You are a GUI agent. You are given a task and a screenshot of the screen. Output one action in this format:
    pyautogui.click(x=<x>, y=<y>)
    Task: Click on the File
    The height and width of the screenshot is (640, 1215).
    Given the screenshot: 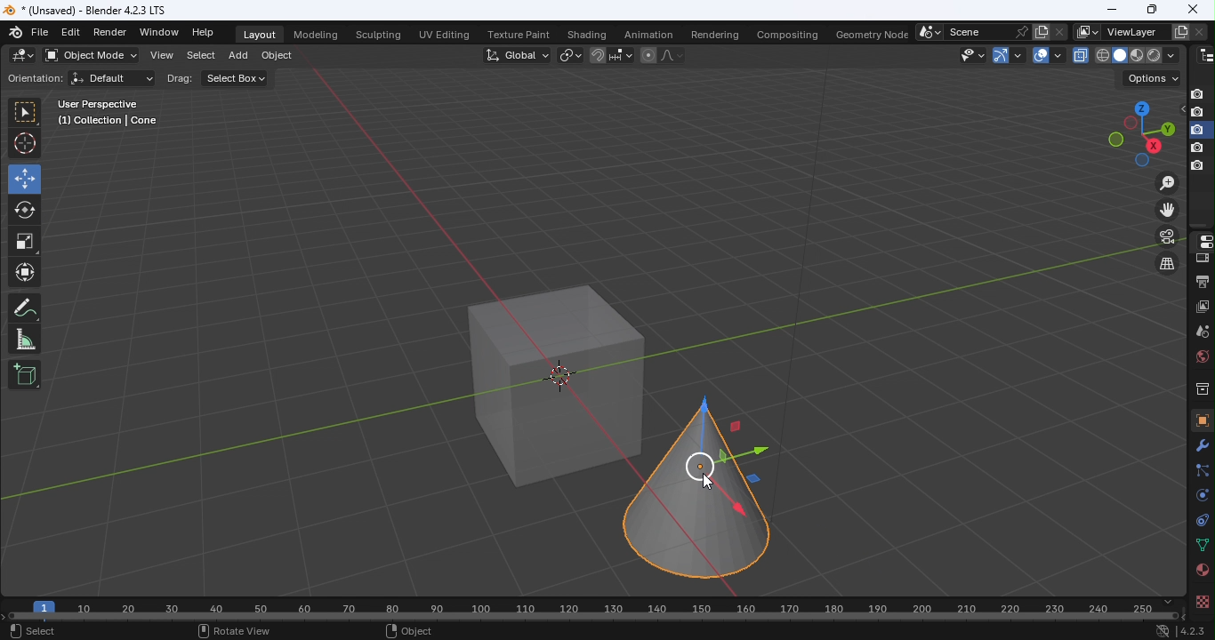 What is the action you would take?
    pyautogui.click(x=41, y=33)
    